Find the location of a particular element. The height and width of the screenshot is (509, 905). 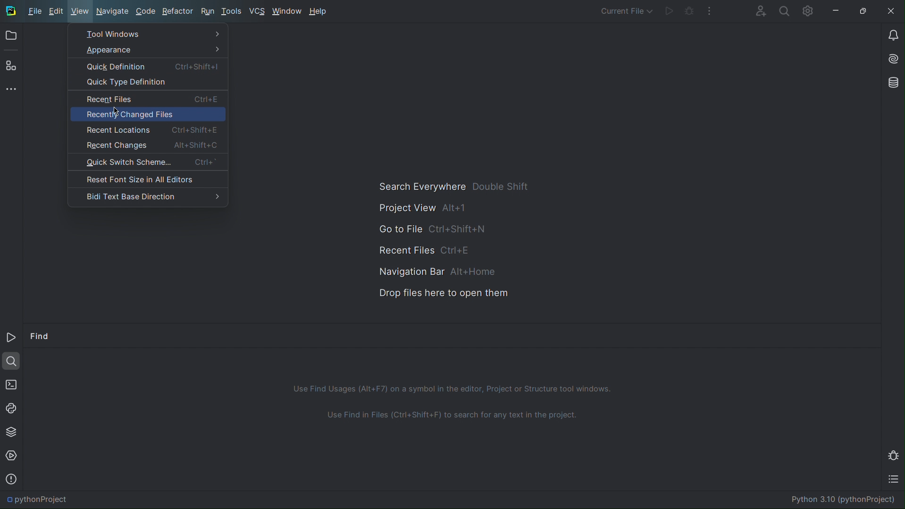

More is located at coordinates (709, 10).